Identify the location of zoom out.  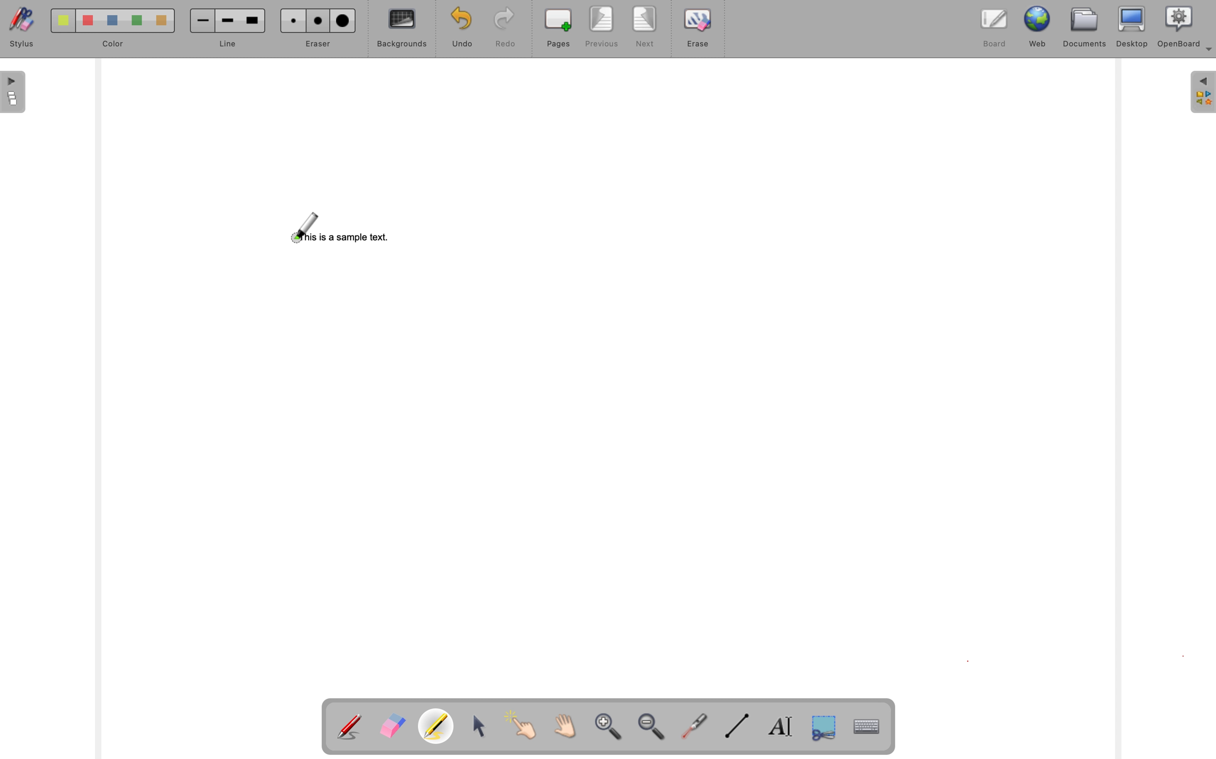
(653, 727).